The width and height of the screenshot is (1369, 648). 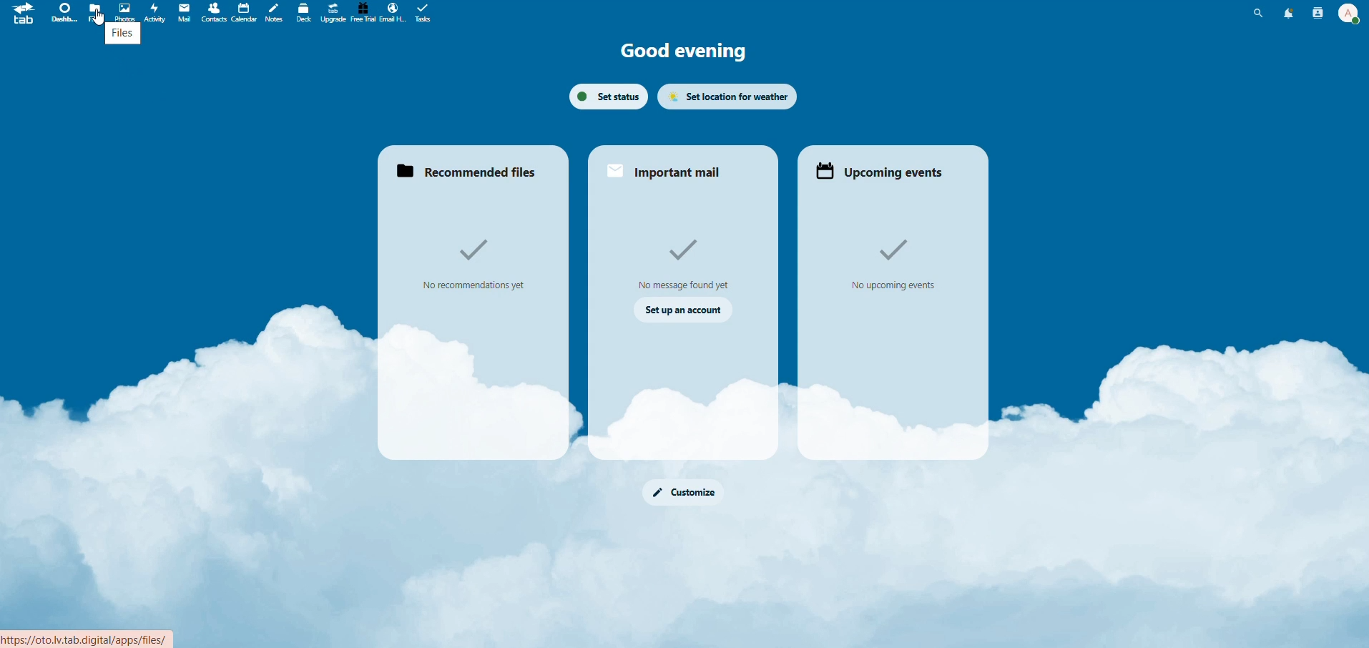 What do you see at coordinates (884, 172) in the screenshot?
I see `upcoming events` at bounding box center [884, 172].